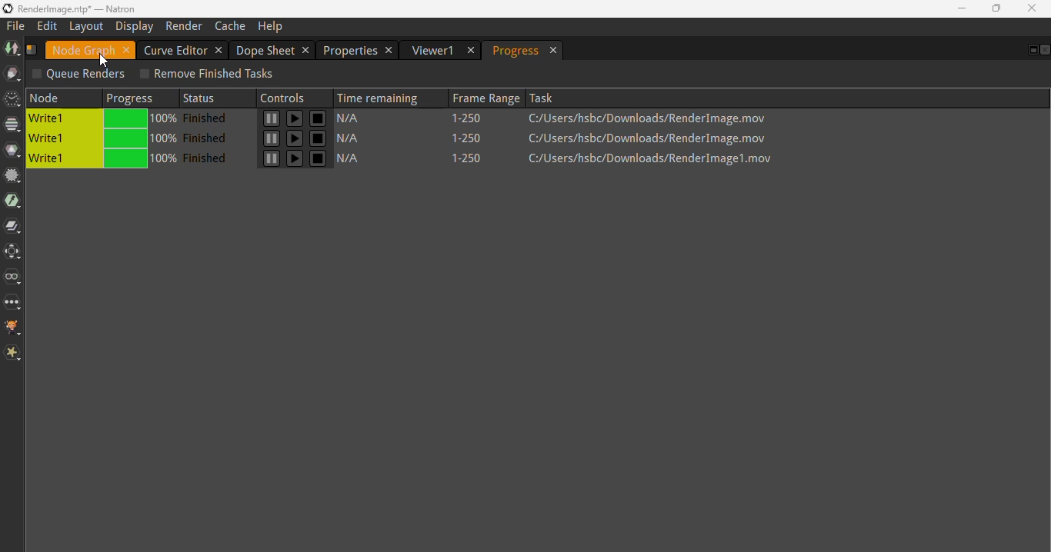 This screenshot has height=552, width=1051. What do you see at coordinates (307, 50) in the screenshot?
I see `close tab` at bounding box center [307, 50].